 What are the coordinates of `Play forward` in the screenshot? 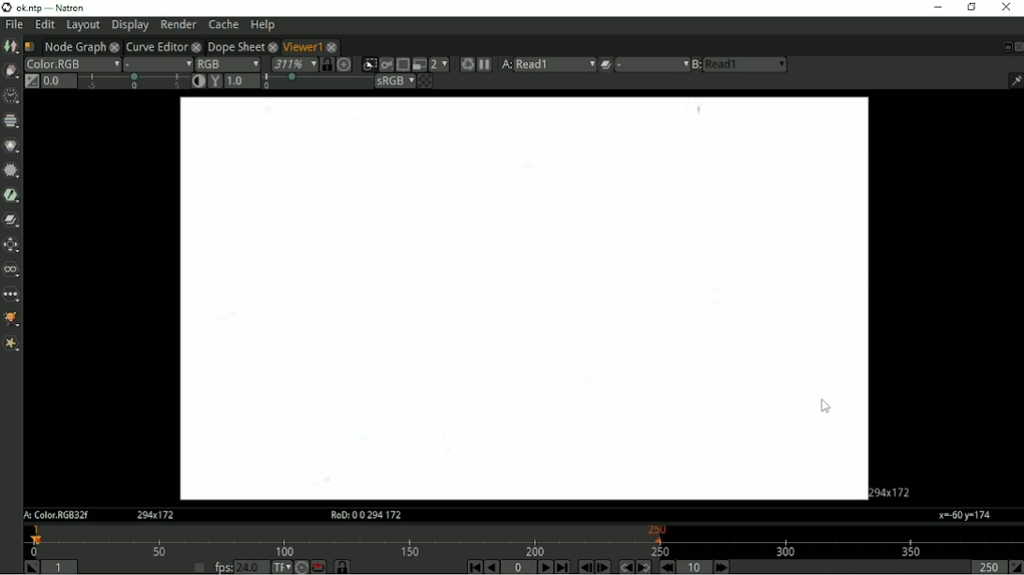 It's located at (545, 567).